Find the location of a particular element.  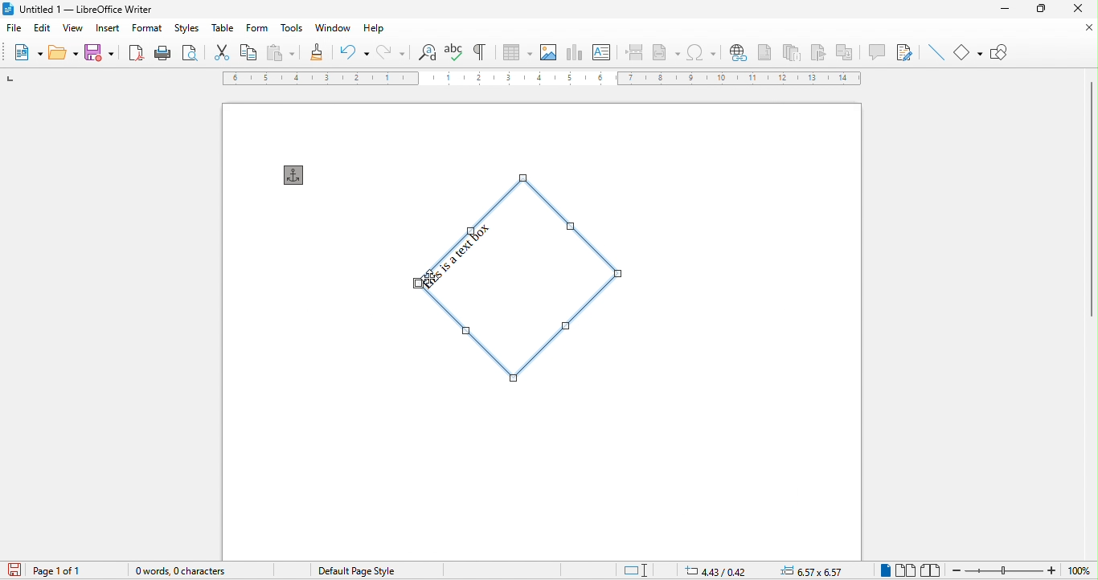

close is located at coordinates (1087, 28).